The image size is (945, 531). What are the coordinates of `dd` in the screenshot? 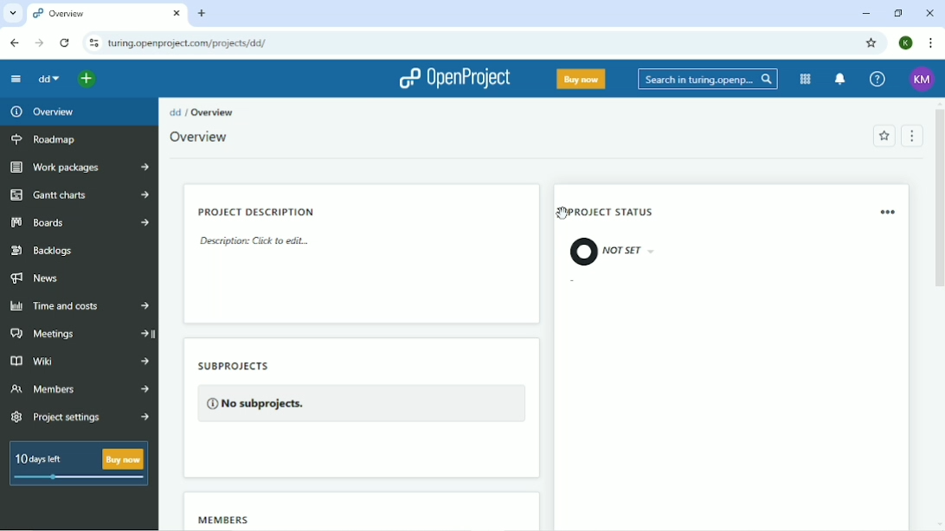 It's located at (176, 112).